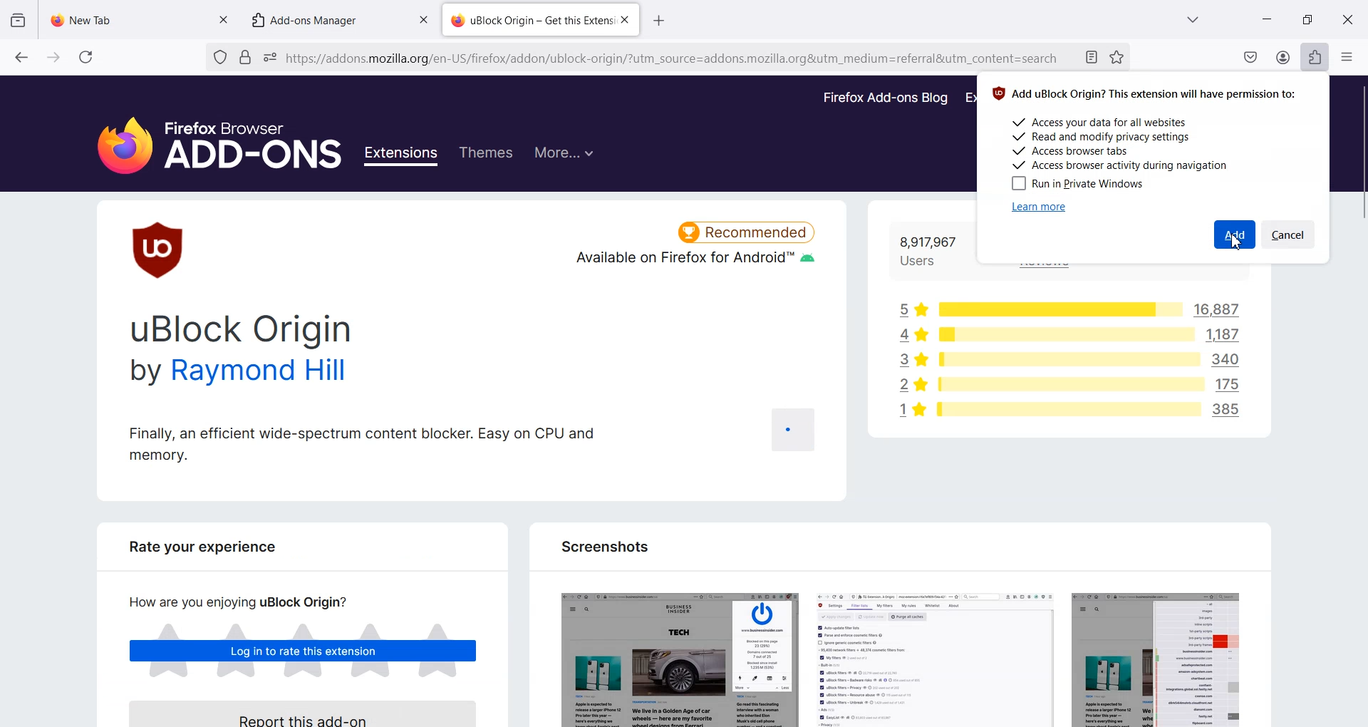 The image size is (1368, 727). What do you see at coordinates (693, 264) in the screenshot?
I see `Available on Firefox for Android™` at bounding box center [693, 264].